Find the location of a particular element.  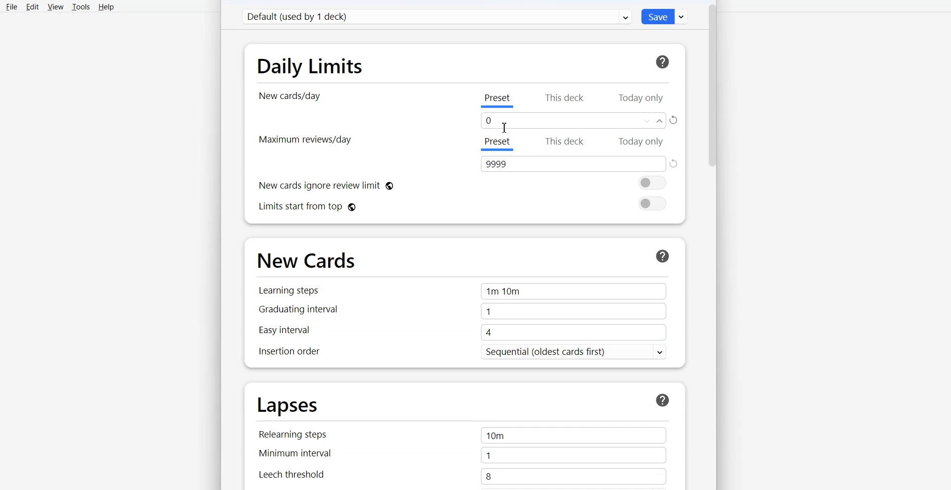

New cards ignore review limit is located at coordinates (466, 183).